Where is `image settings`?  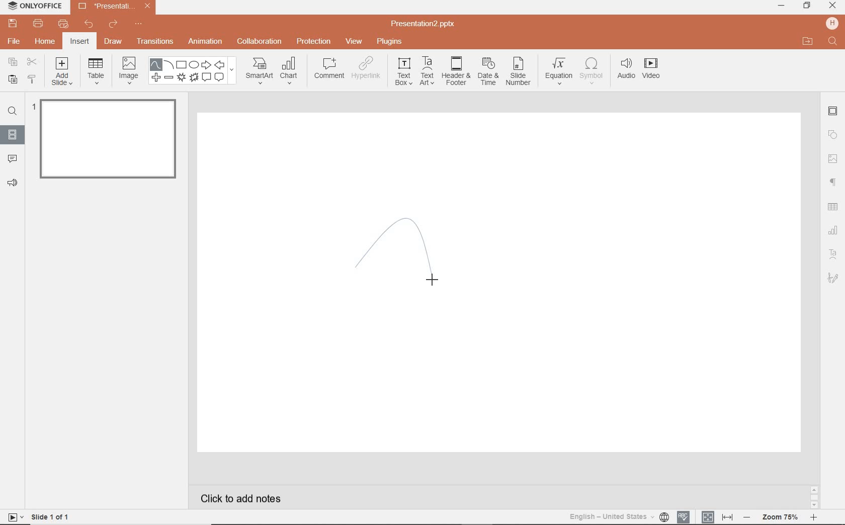 image settings is located at coordinates (833, 158).